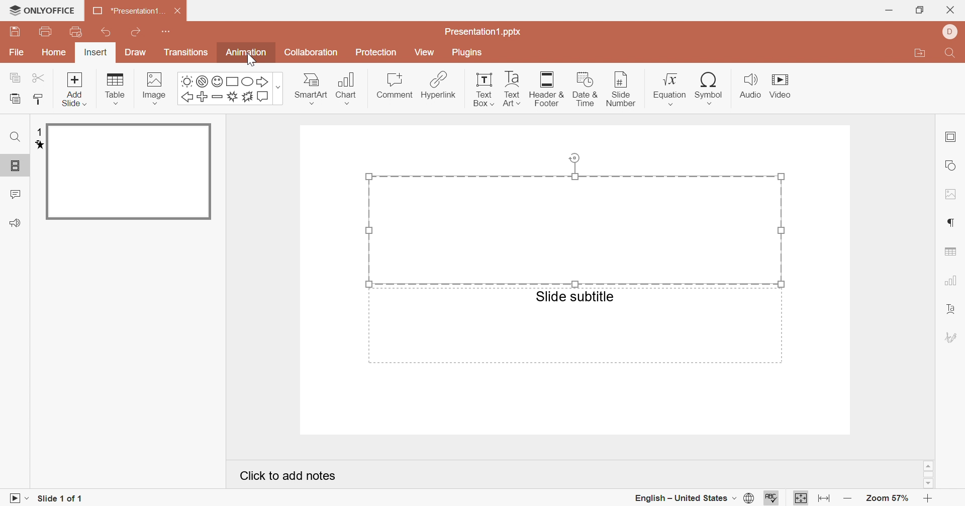  What do you see at coordinates (281, 88) in the screenshot?
I see `more shapes` at bounding box center [281, 88].